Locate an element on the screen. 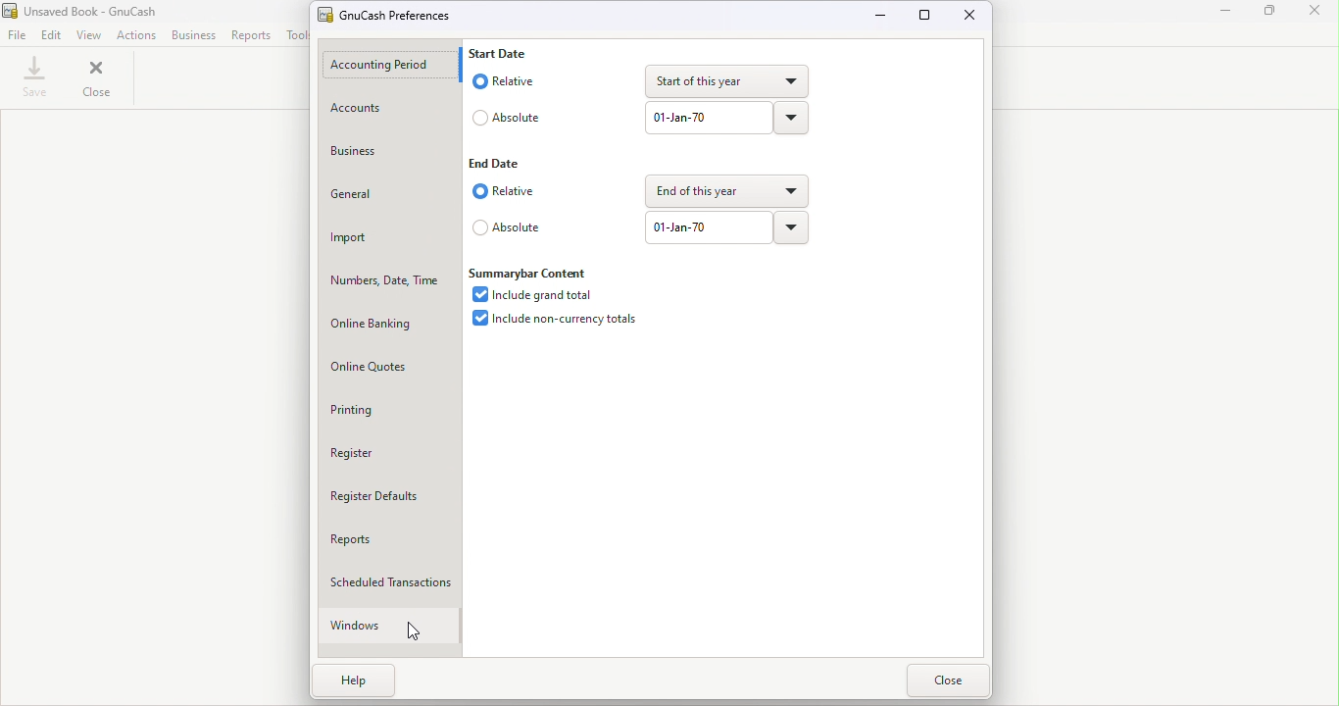 This screenshot has height=706, width=1339. Actions is located at coordinates (136, 35).